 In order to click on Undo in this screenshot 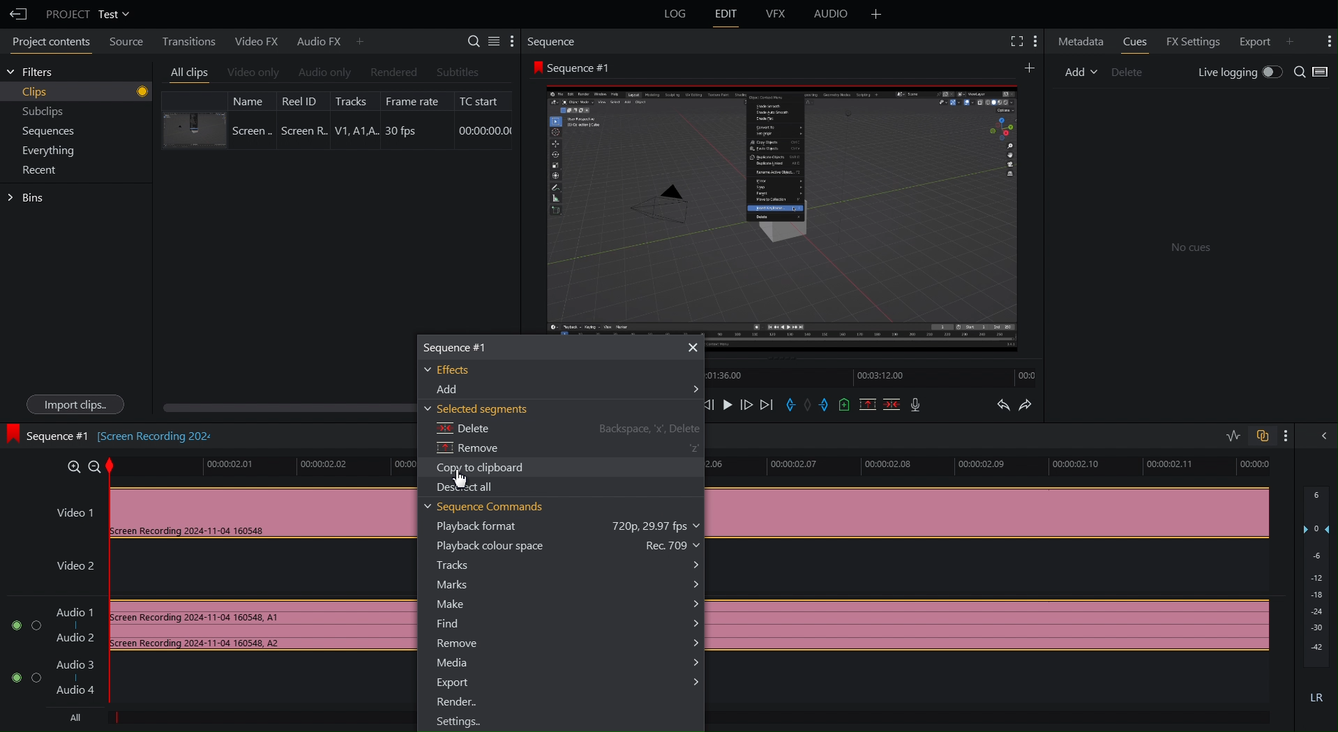, I will do `click(1002, 406)`.